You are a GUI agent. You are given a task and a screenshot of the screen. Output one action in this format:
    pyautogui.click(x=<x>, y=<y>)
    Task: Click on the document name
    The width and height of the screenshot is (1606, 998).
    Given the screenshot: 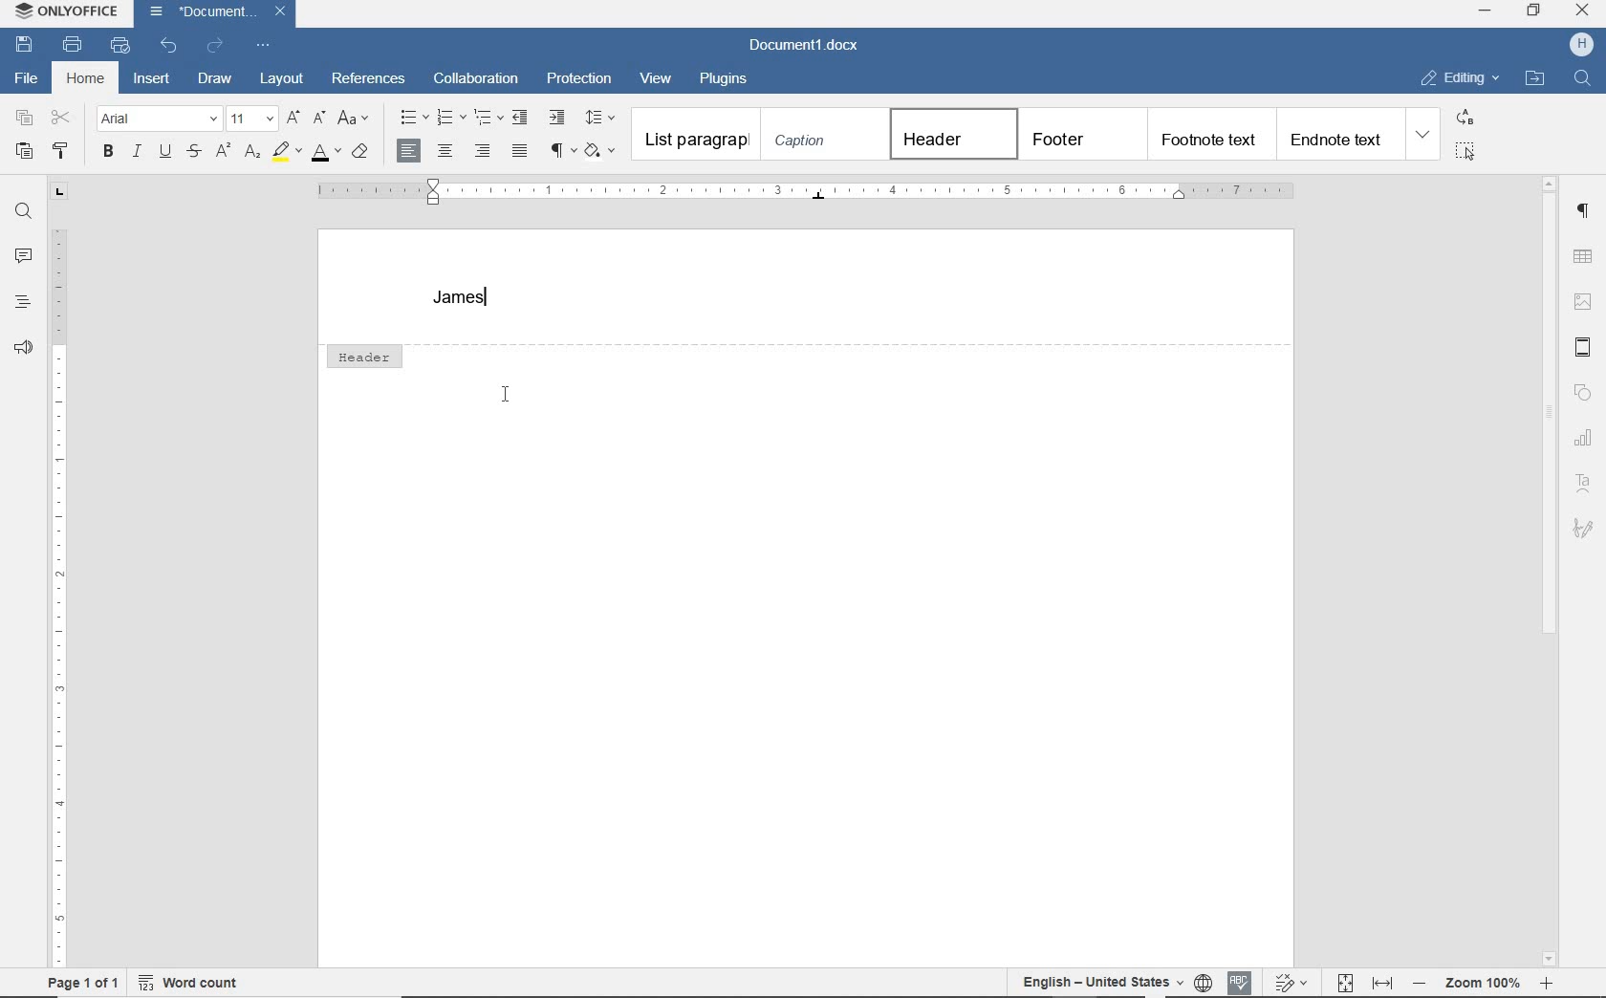 What is the action you would take?
    pyautogui.click(x=201, y=12)
    